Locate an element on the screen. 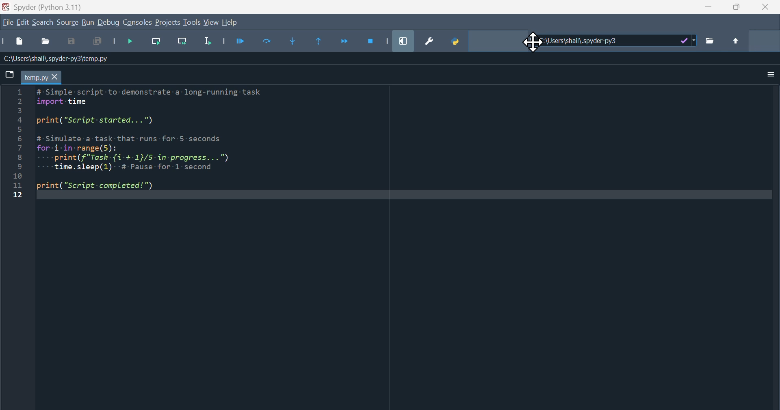  Filename is located at coordinates (41, 76).